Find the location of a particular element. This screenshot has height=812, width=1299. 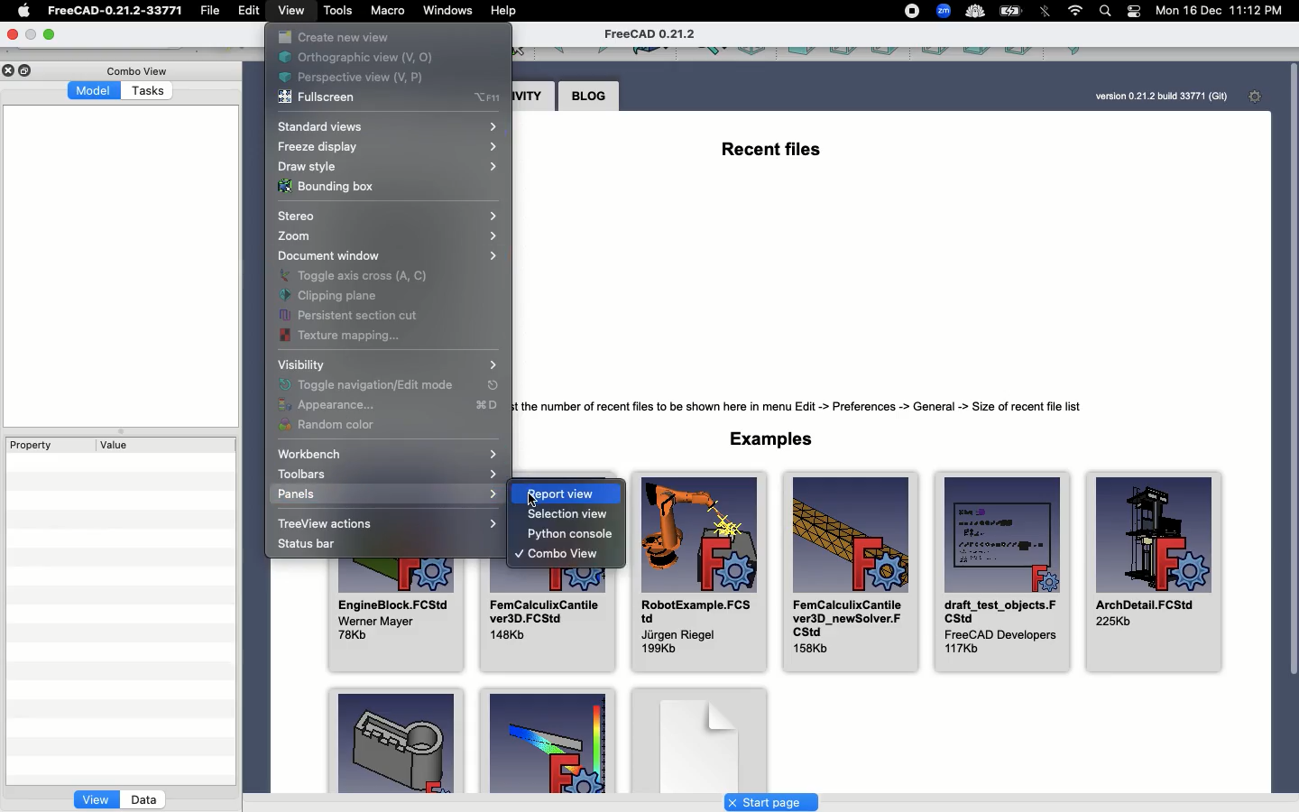

Random color is located at coordinates (332, 427).